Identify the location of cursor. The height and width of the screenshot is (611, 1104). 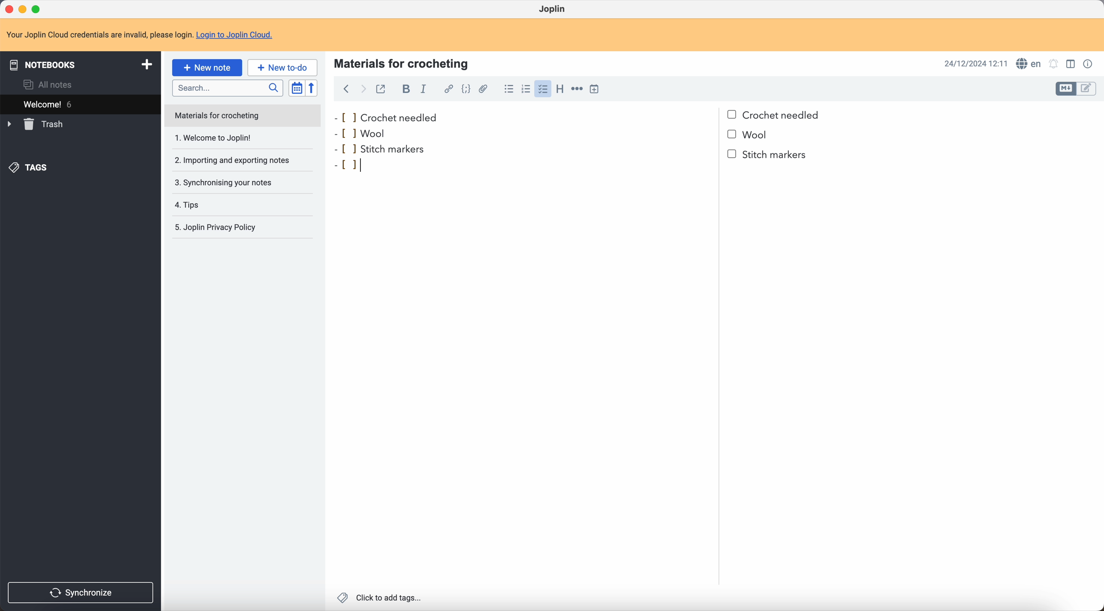
(363, 167).